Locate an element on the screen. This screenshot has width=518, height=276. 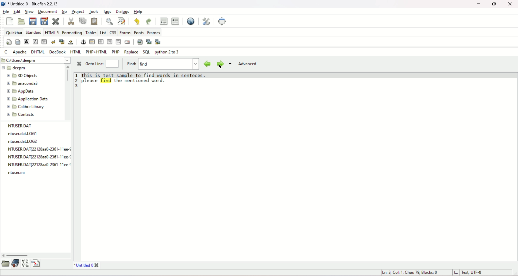
close is located at coordinates (510, 5).